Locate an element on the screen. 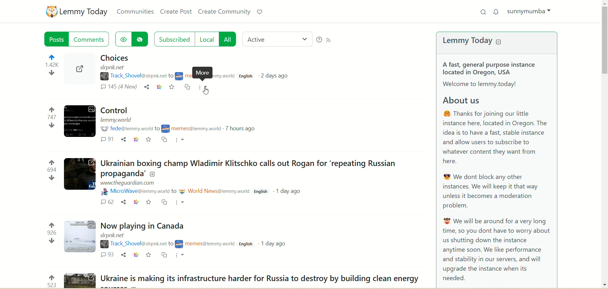 This screenshot has width=608, height=289. username is located at coordinates (128, 129).